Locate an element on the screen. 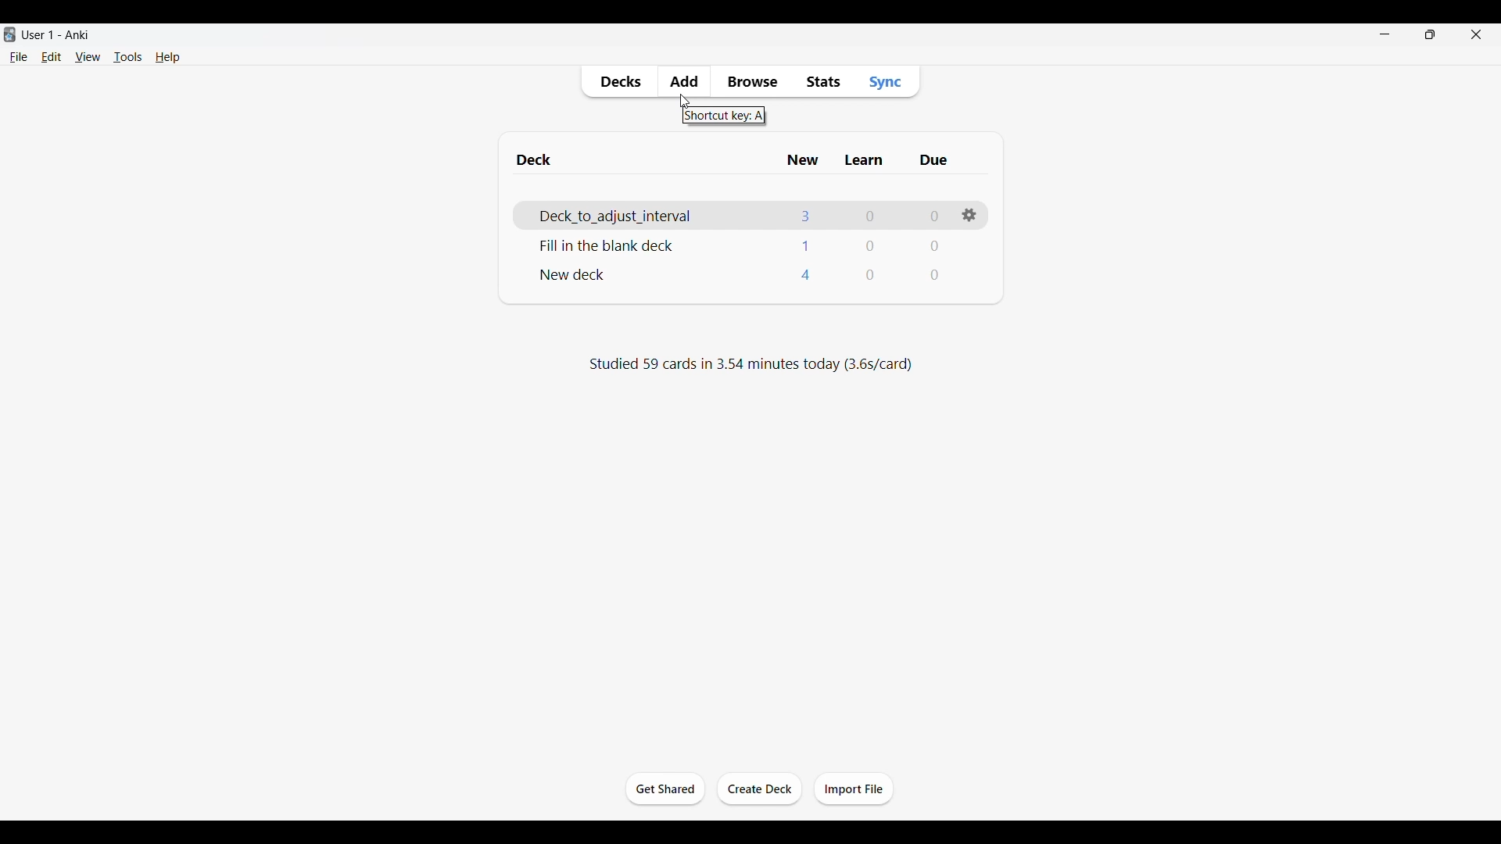  File menu is located at coordinates (18, 57).